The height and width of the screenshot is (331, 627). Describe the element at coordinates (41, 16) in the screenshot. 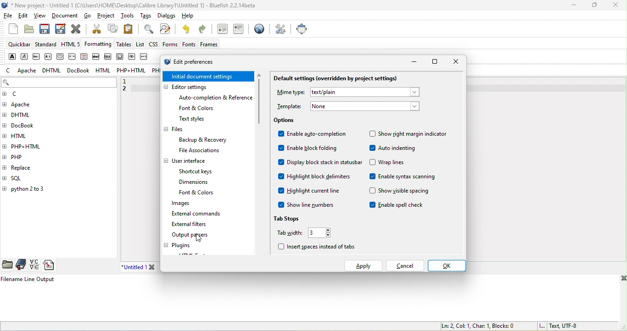

I see `view` at that location.